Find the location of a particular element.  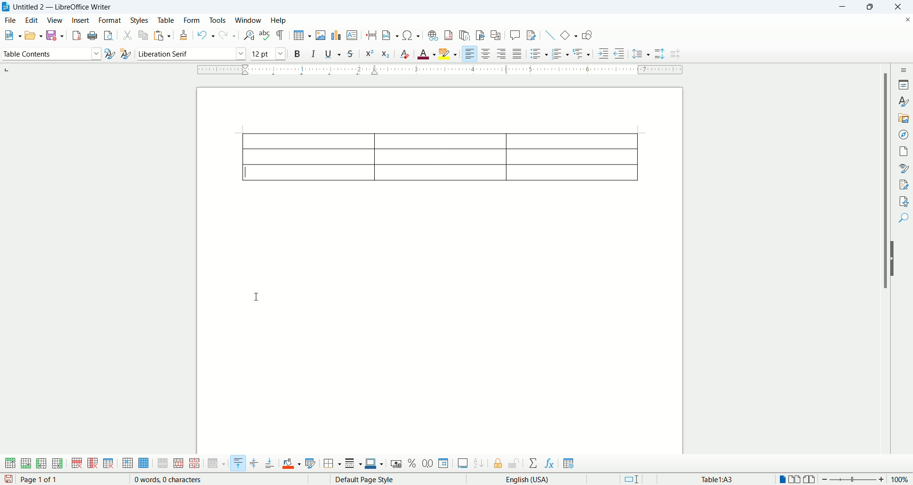

align center is located at coordinates (486, 54).